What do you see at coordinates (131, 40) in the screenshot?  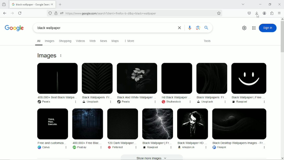 I see `More` at bounding box center [131, 40].